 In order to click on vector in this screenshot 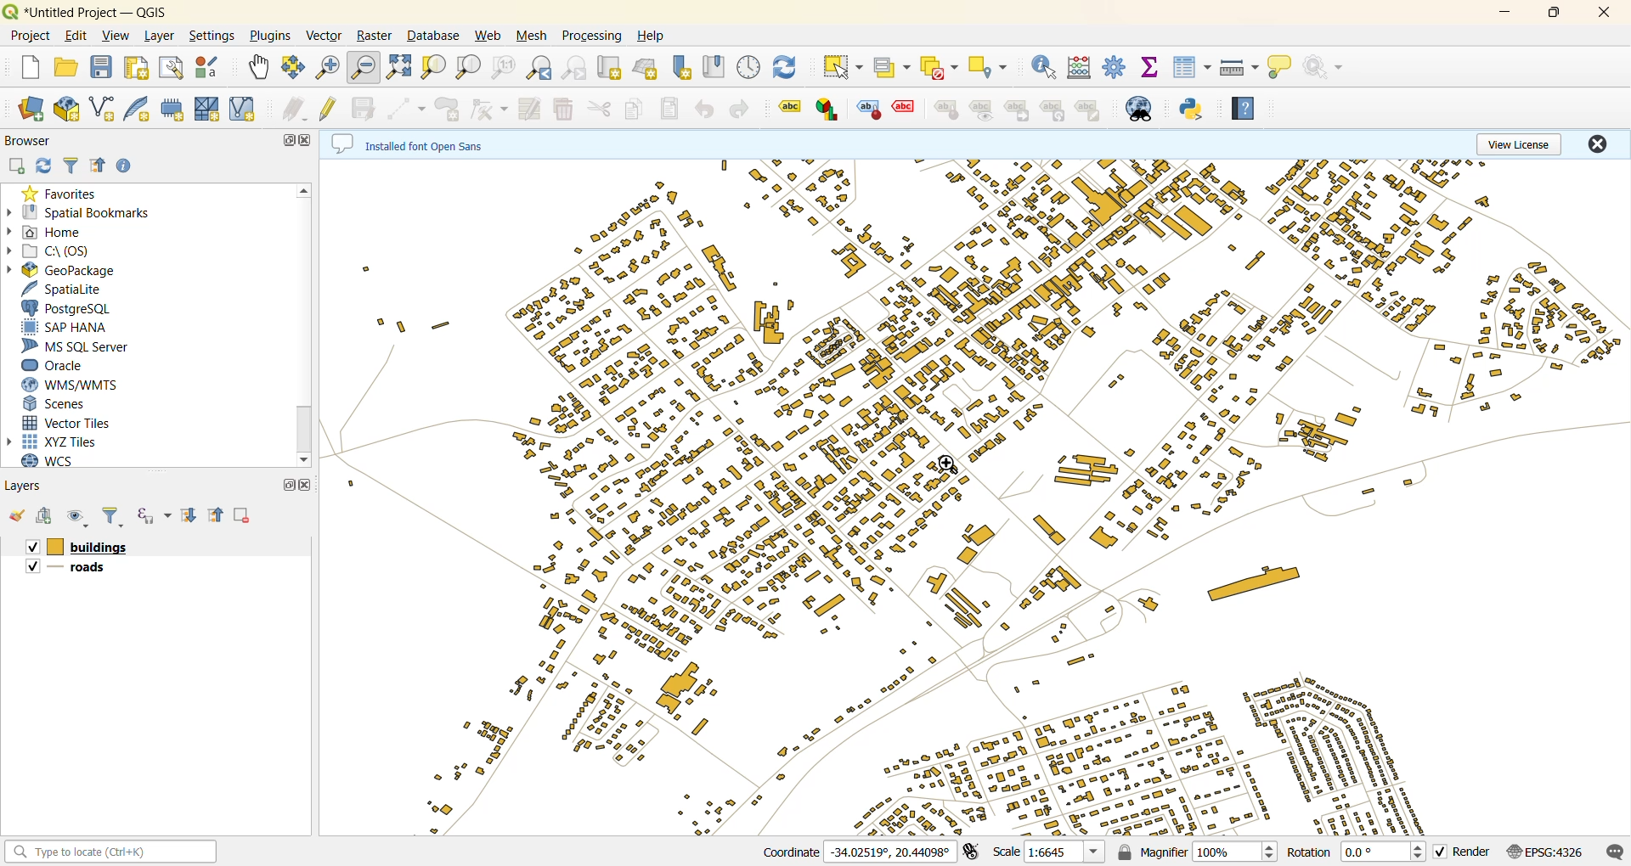, I will do `click(324, 38)`.